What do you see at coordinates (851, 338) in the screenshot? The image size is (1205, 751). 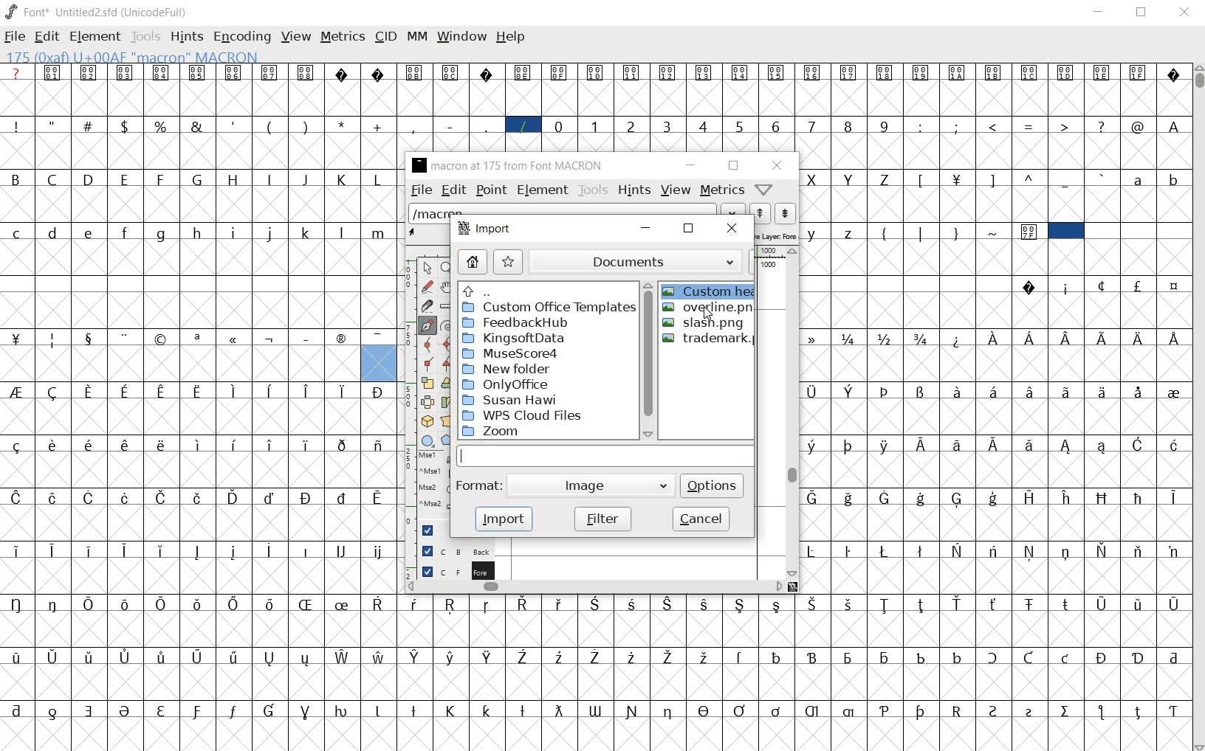 I see `Symbol` at bounding box center [851, 338].